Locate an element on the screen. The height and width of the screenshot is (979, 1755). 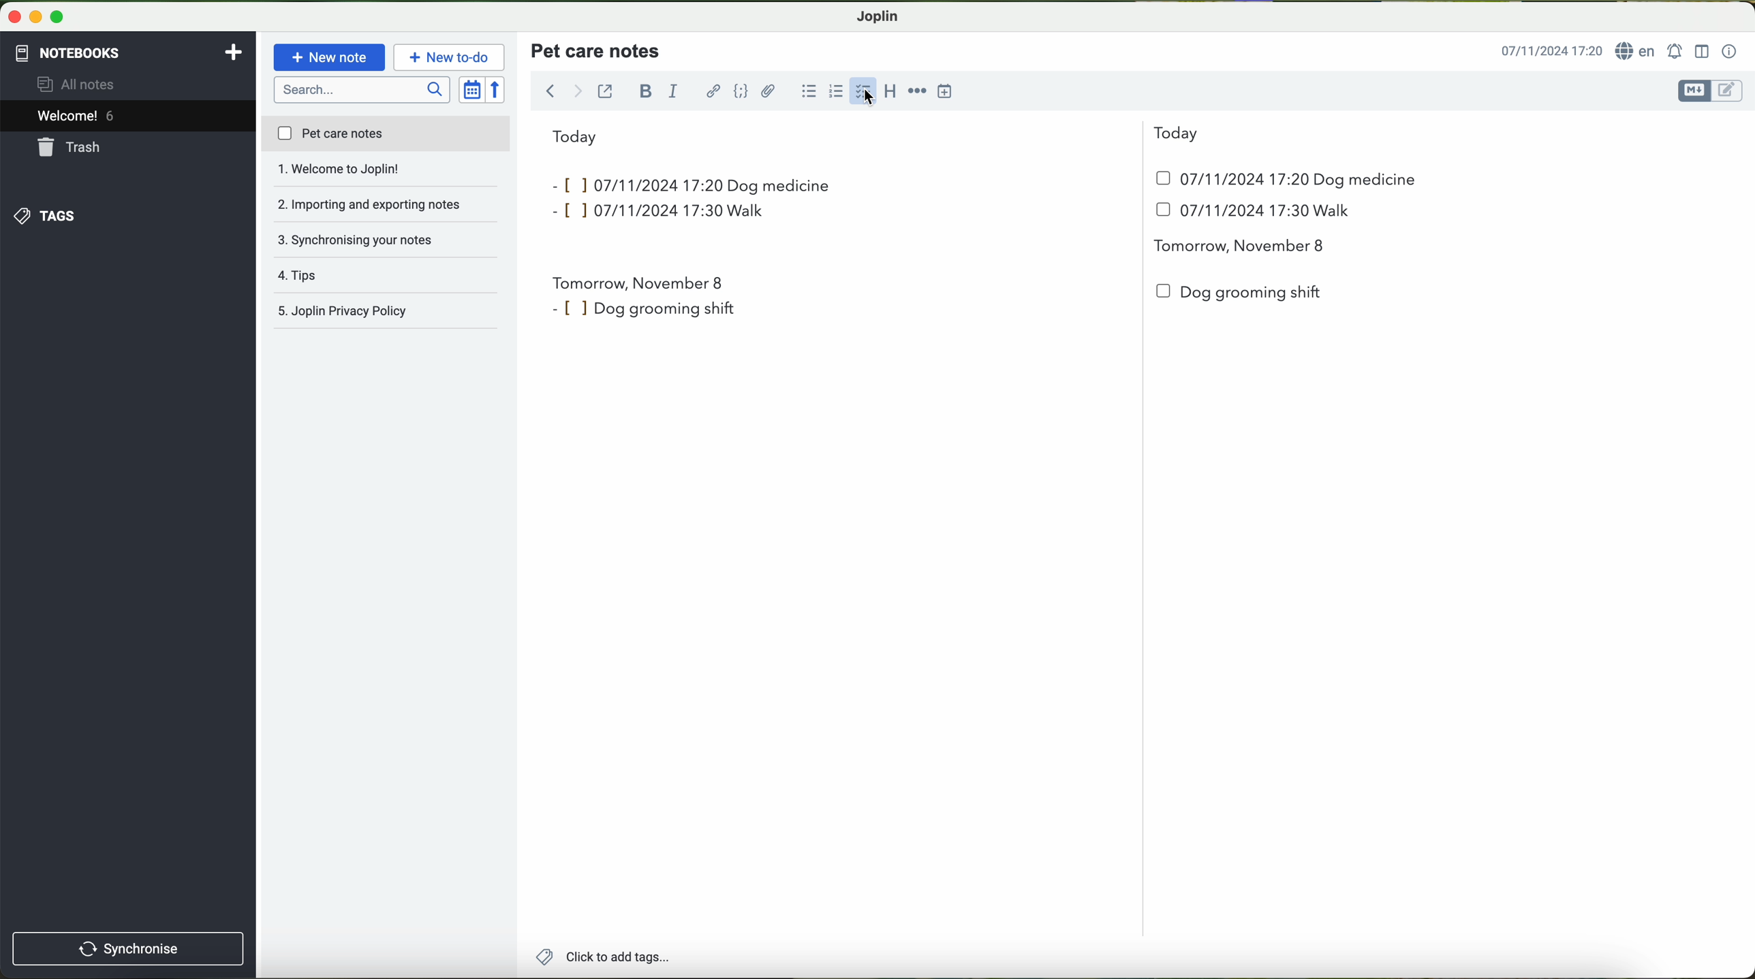
tomorrow november 8 is located at coordinates (1241, 247).